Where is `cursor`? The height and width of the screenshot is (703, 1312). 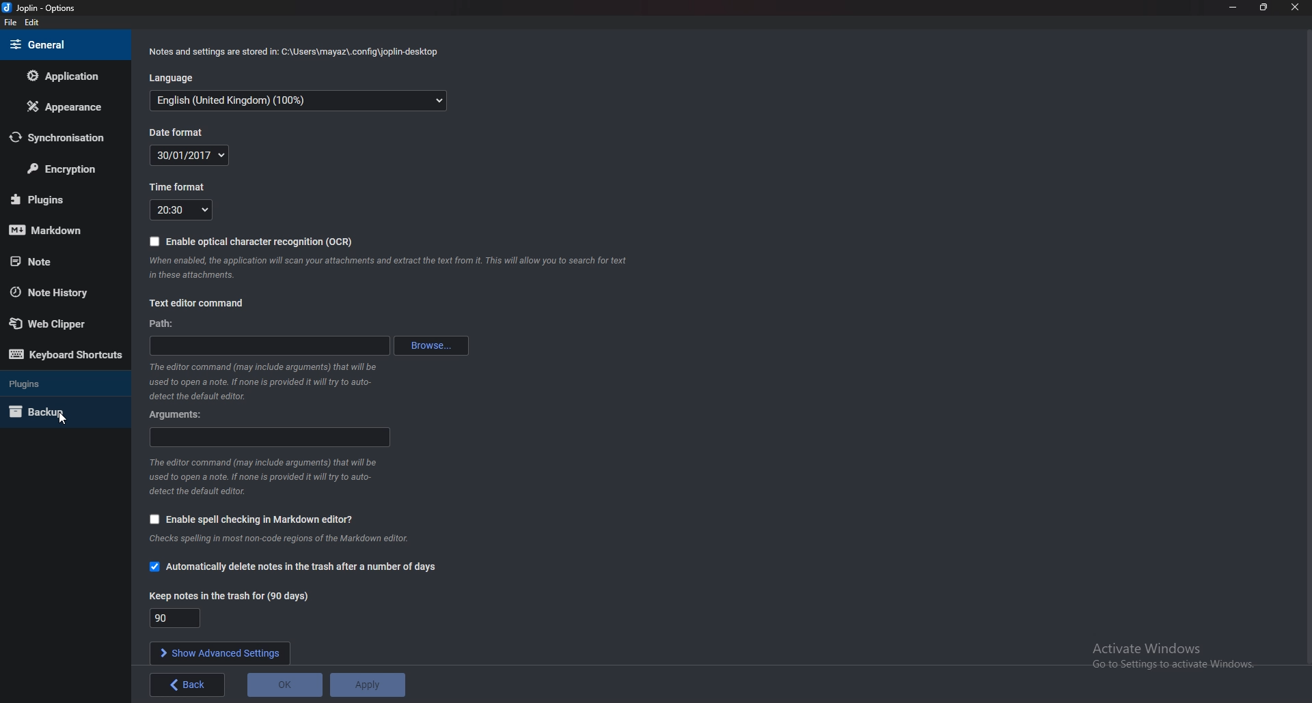
cursor is located at coordinates (62, 418).